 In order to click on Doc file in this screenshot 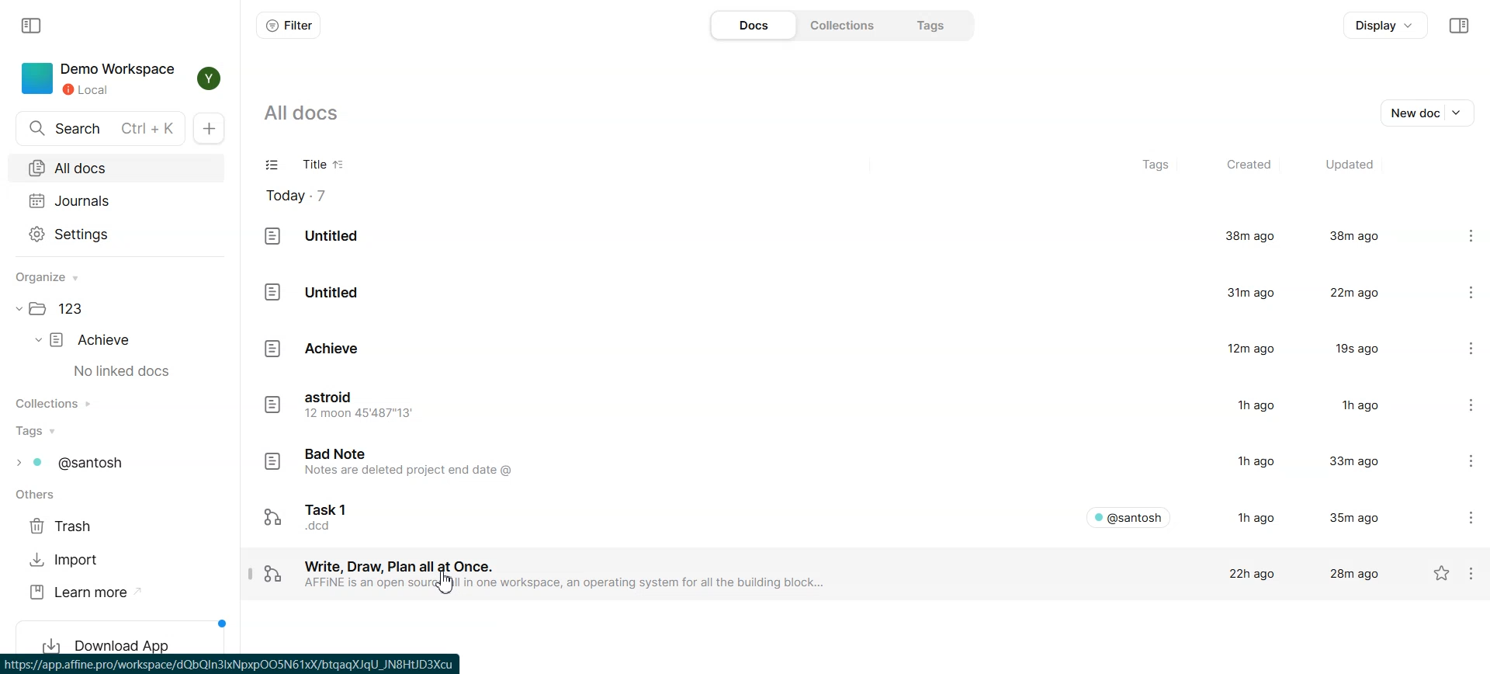, I will do `click(834, 349)`.